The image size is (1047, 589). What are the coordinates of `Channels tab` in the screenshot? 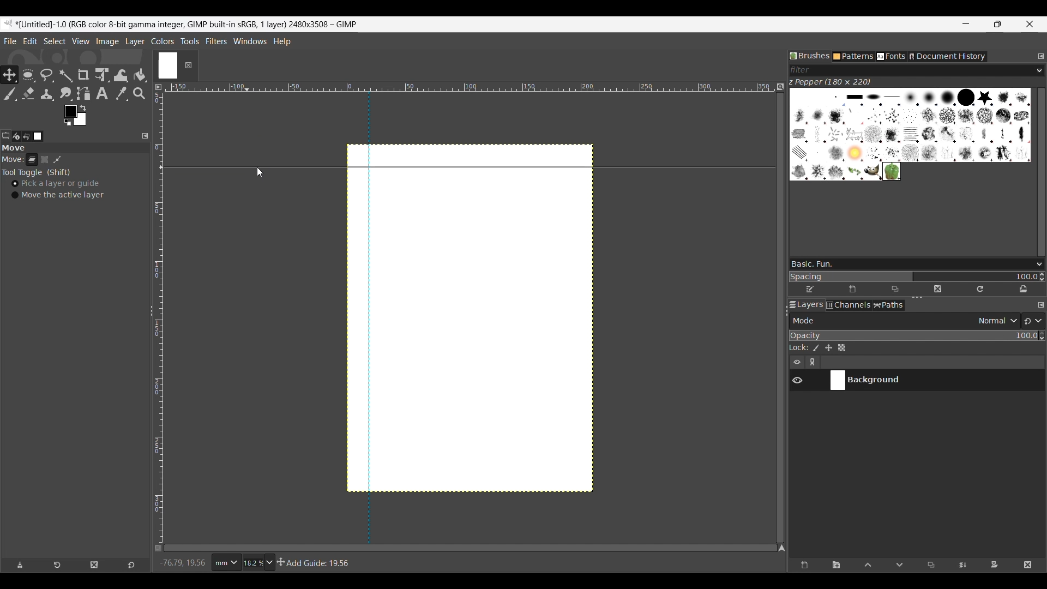 It's located at (849, 305).